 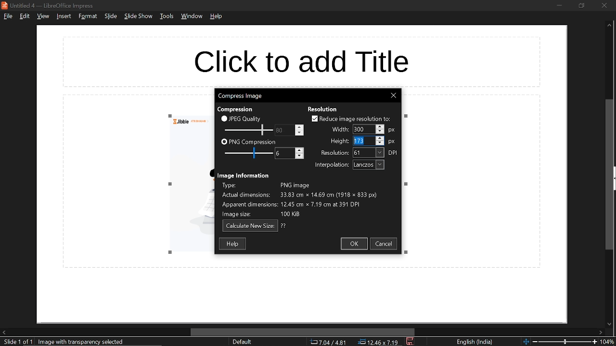 I want to click on tools, so click(x=166, y=18).